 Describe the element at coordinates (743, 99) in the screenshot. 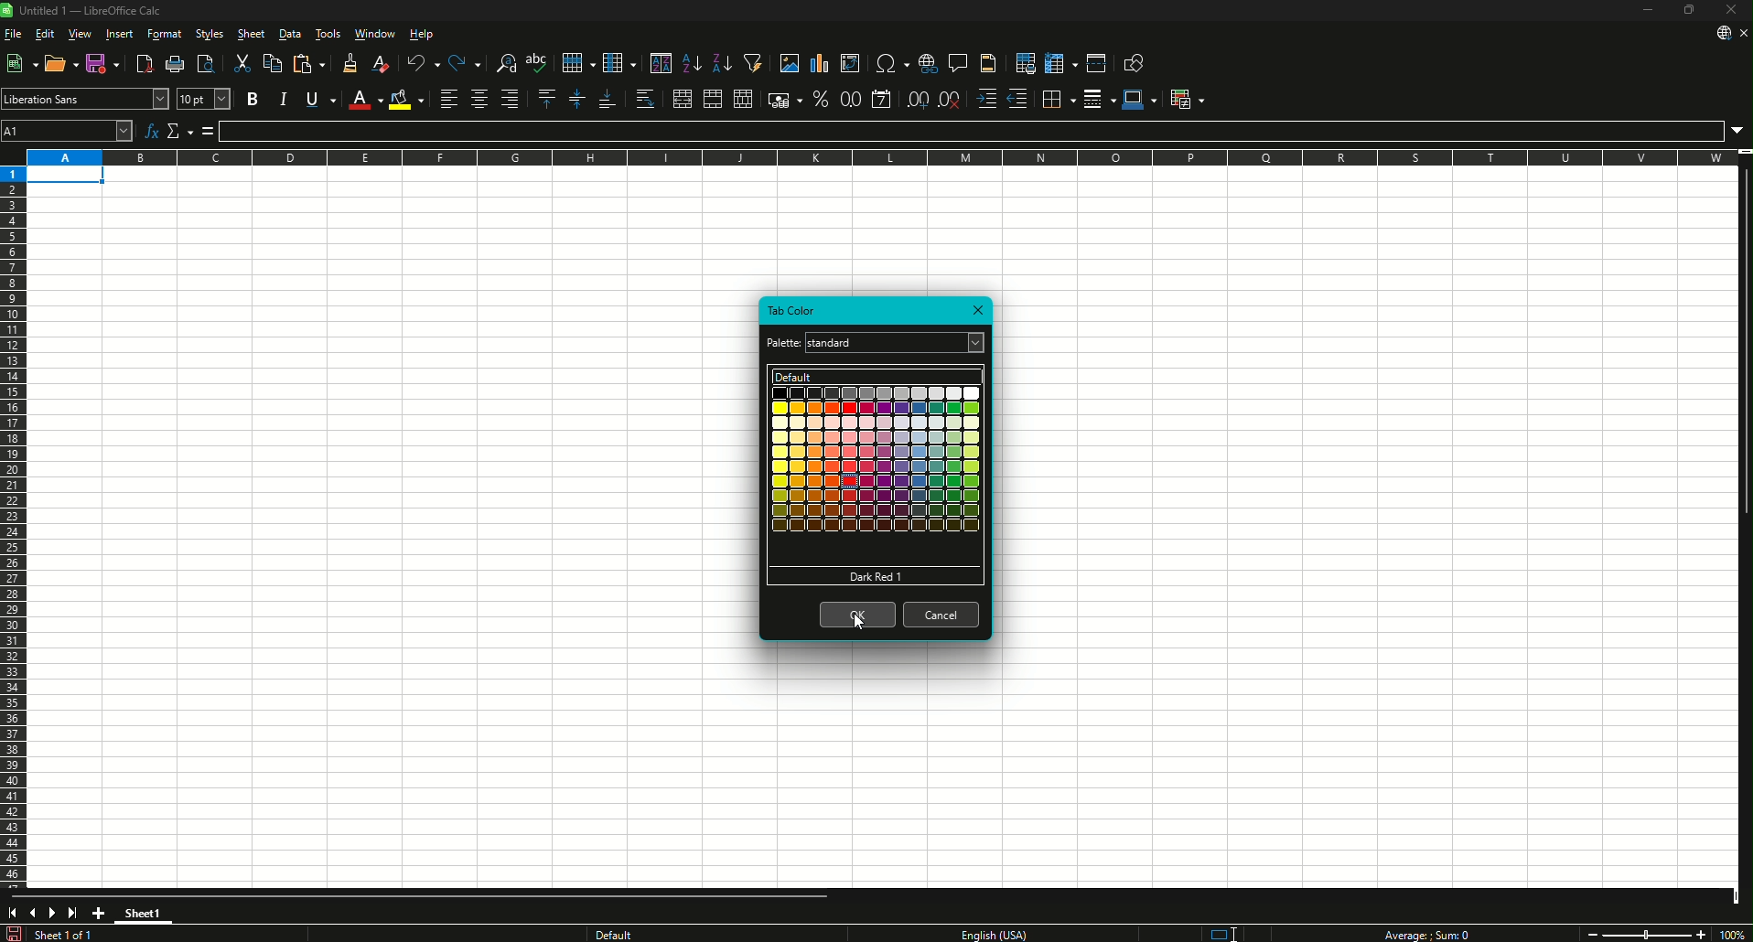

I see `Unmerge Cells` at that location.